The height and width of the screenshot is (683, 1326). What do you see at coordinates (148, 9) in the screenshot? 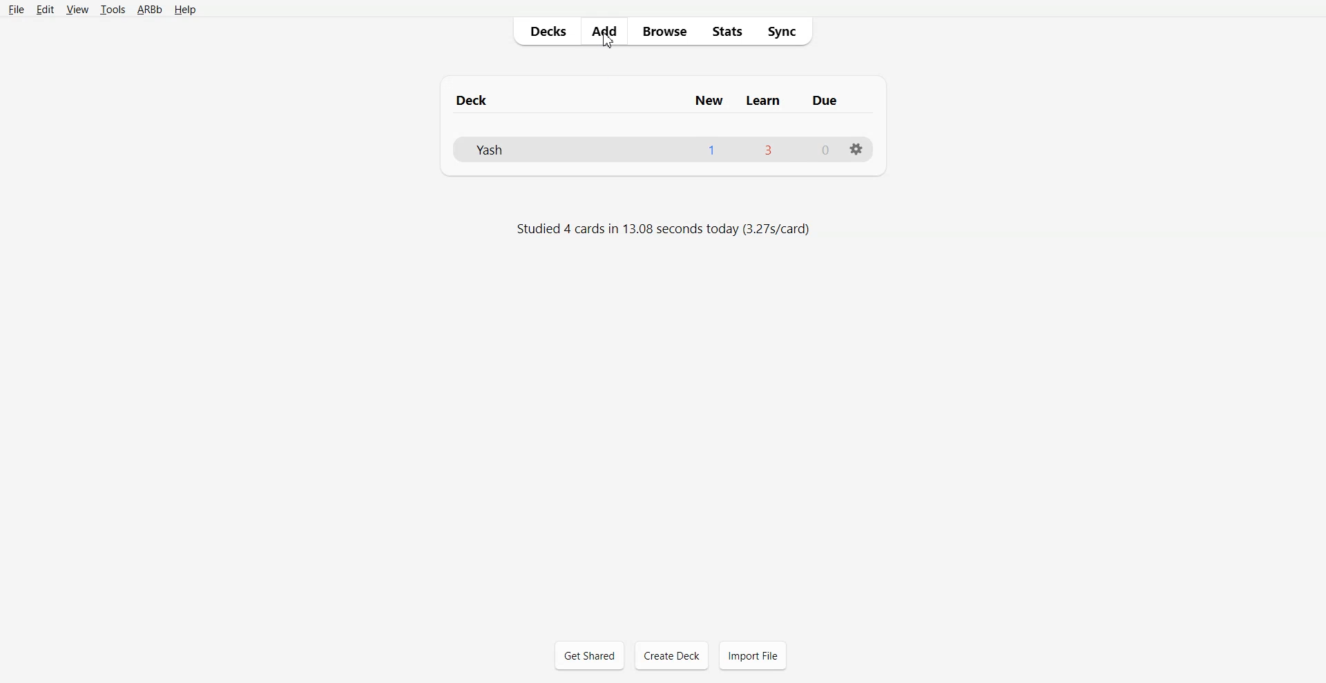
I see `ARBb` at bounding box center [148, 9].